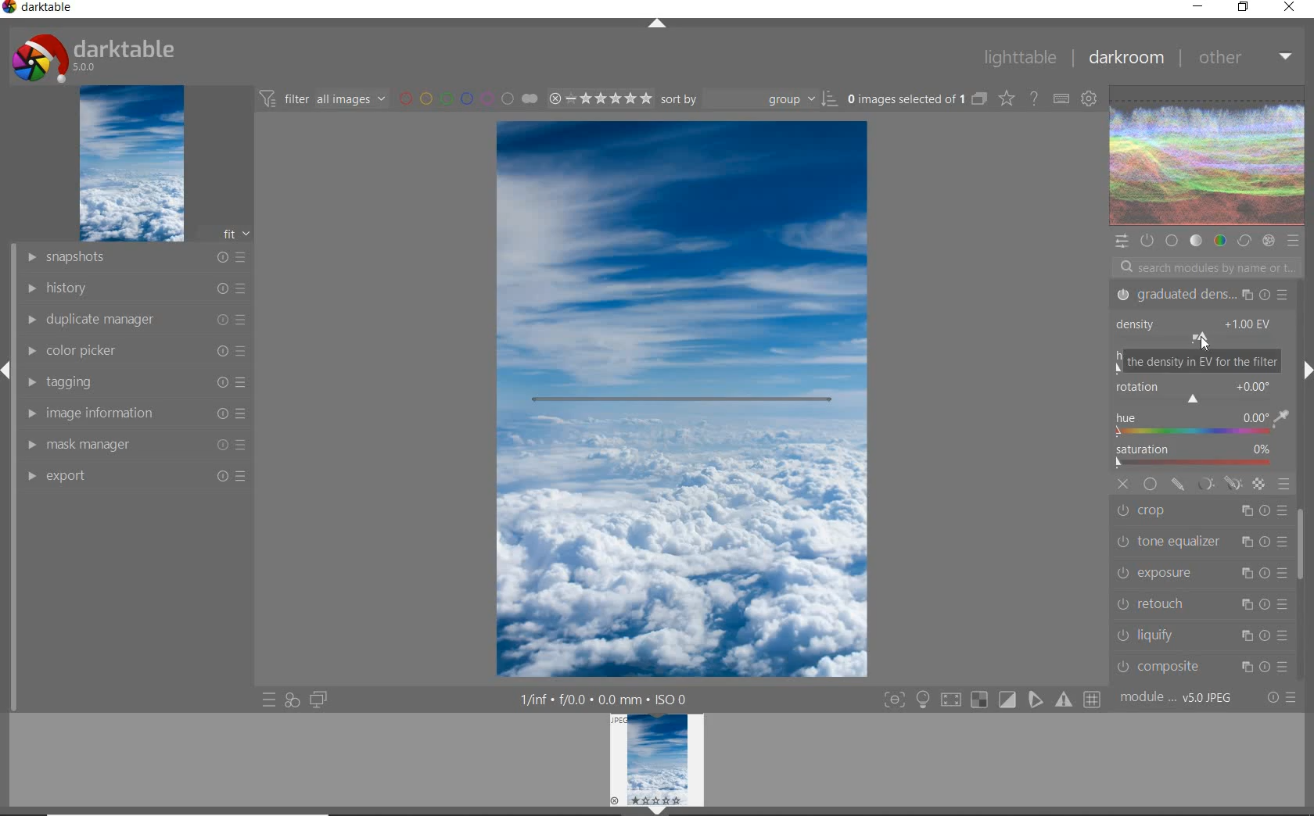 This screenshot has height=816, width=1314. I want to click on BLENDING OPTIONS, so click(1283, 484).